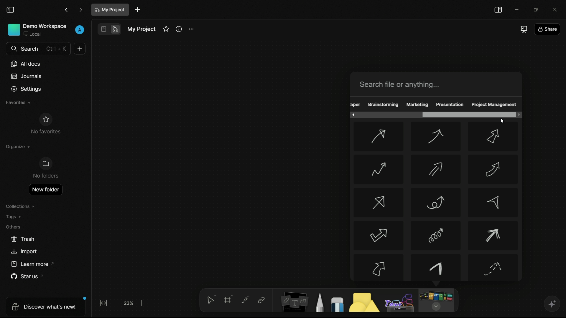 This screenshot has height=318, width=566. What do you see at coordinates (80, 49) in the screenshot?
I see `new document` at bounding box center [80, 49].